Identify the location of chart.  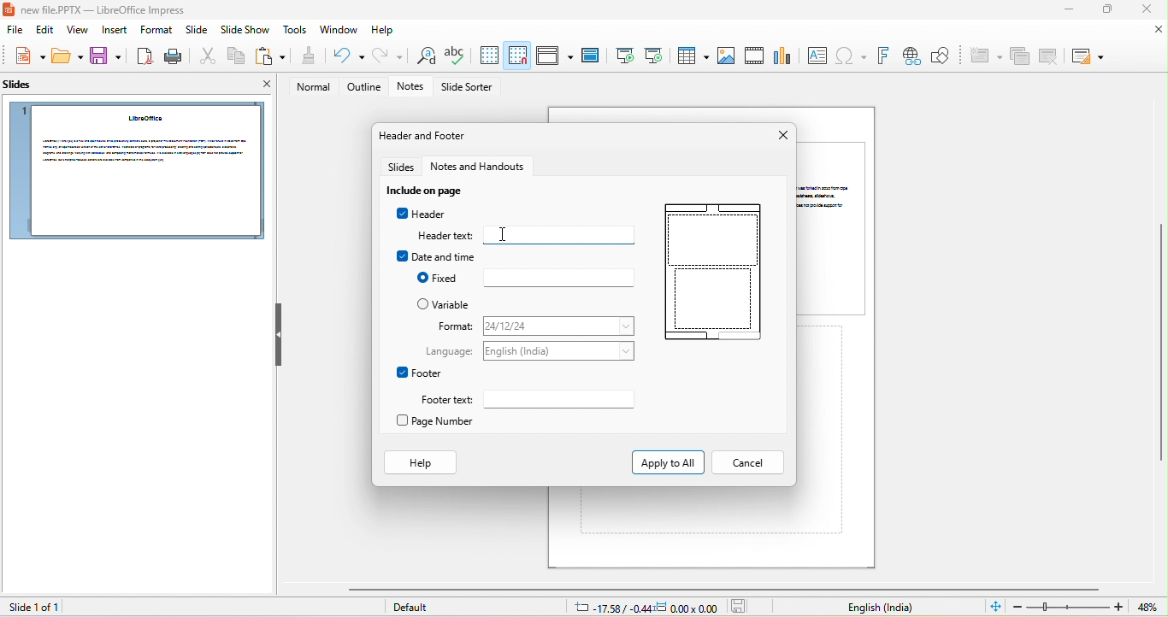
(784, 54).